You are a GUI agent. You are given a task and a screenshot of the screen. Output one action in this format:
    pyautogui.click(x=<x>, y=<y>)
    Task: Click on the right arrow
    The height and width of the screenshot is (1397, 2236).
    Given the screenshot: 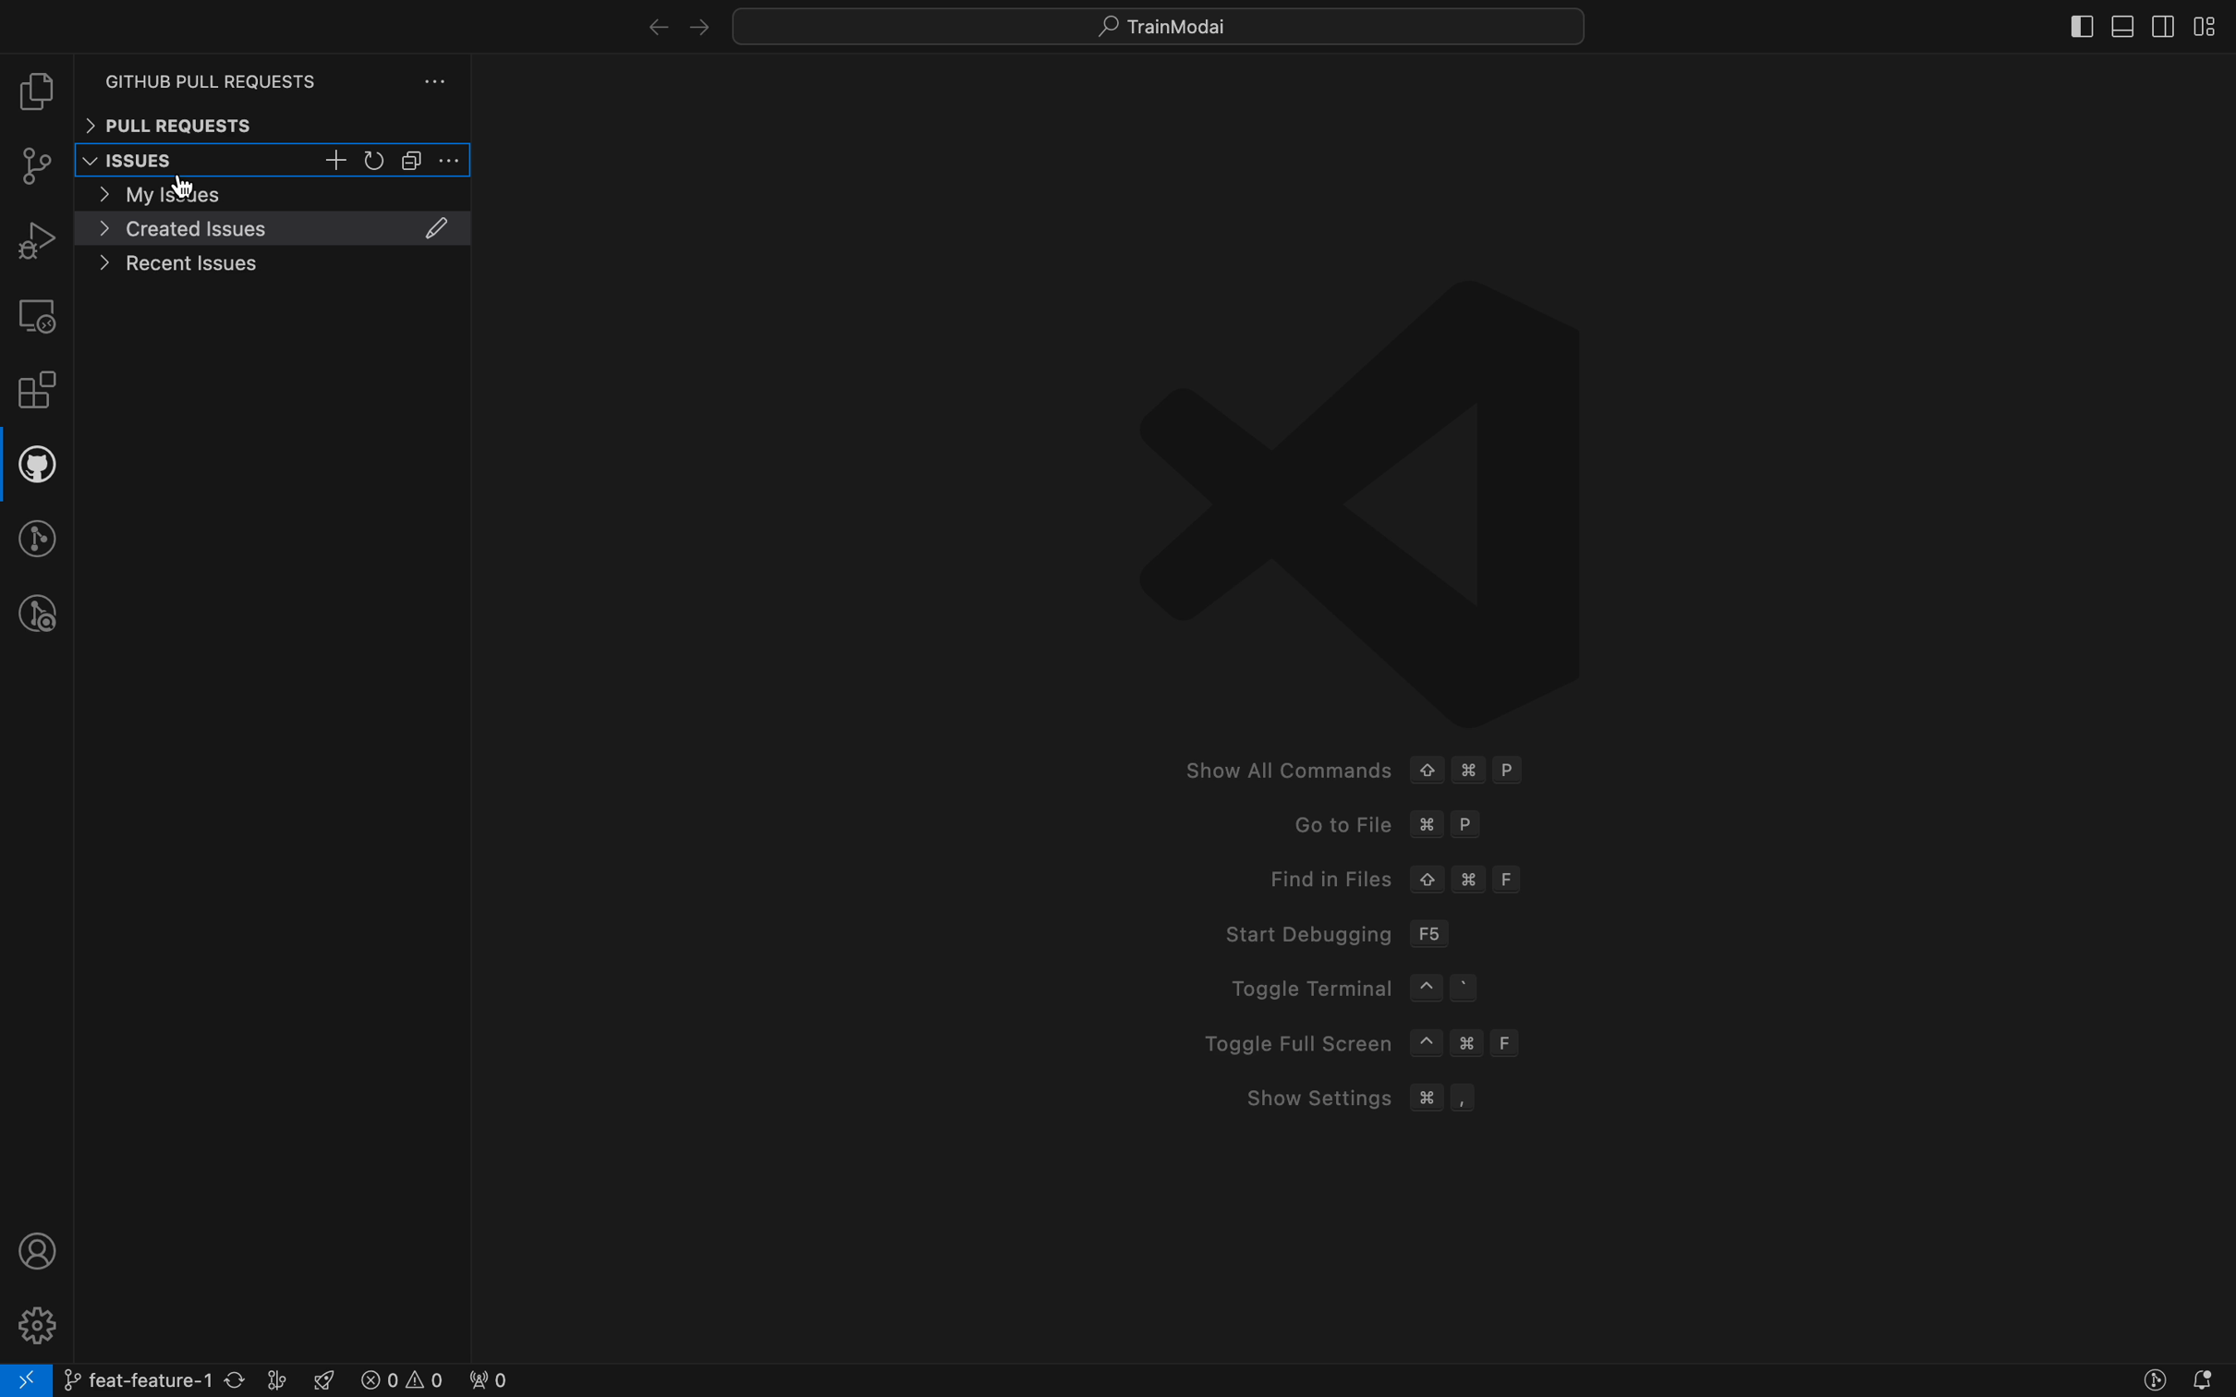 What is the action you would take?
    pyautogui.click(x=642, y=20)
    